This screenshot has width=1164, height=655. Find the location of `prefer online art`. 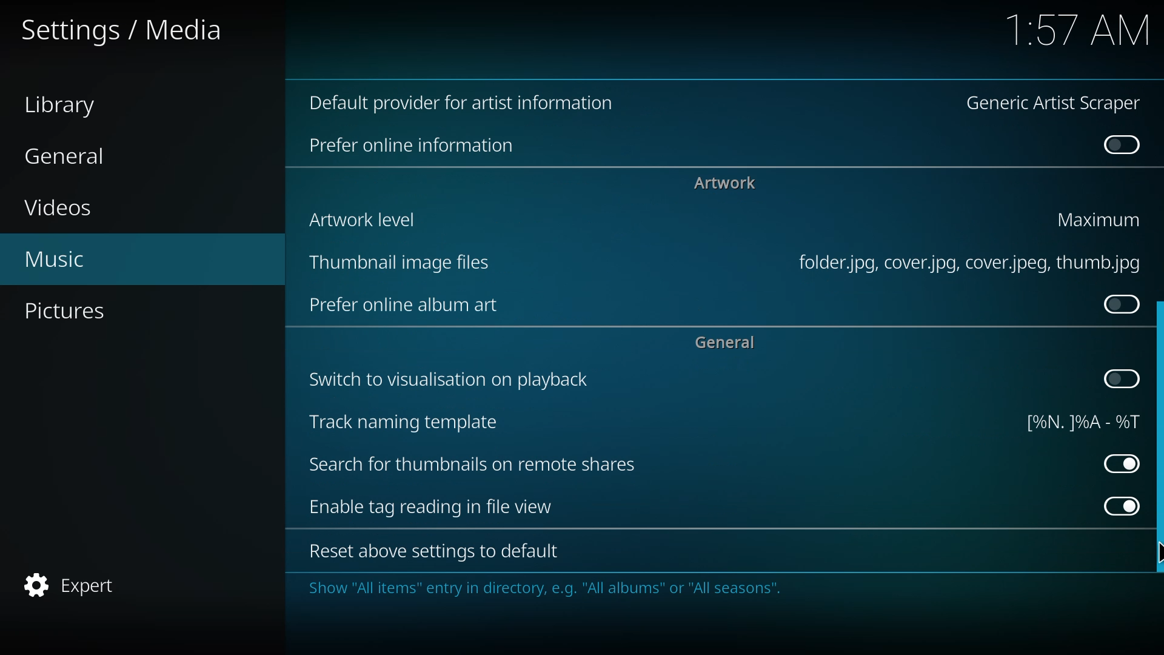

prefer online art is located at coordinates (402, 306).